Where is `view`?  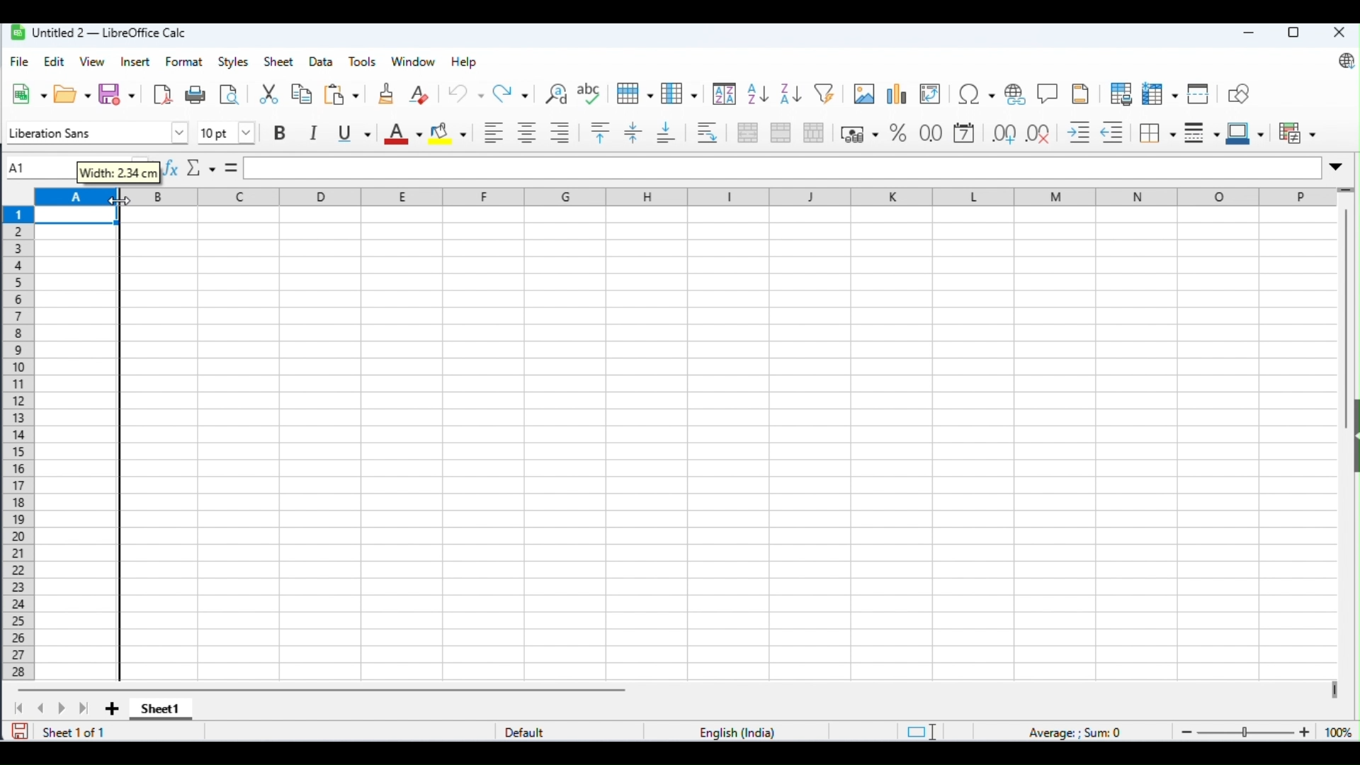 view is located at coordinates (93, 61).